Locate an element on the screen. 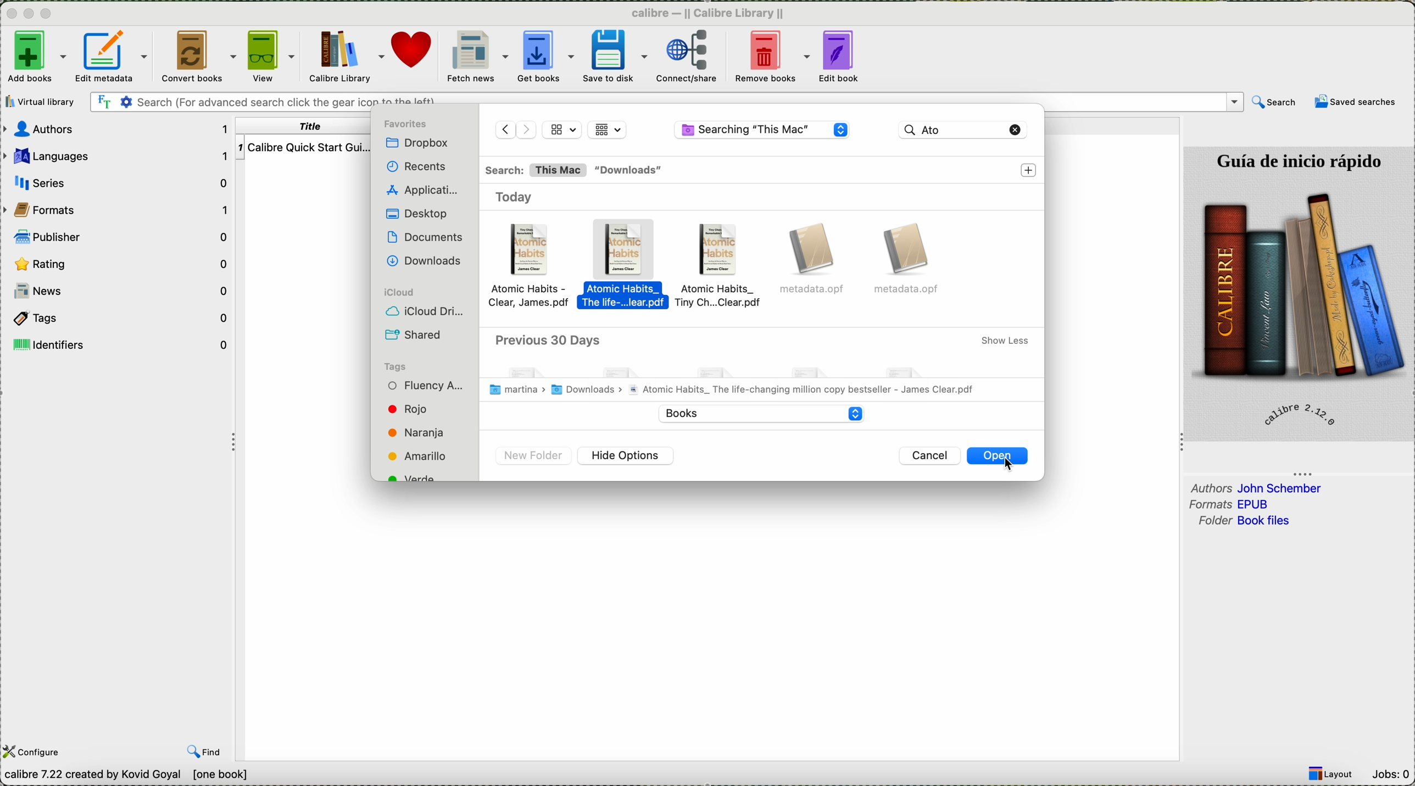 This screenshot has width=1415, height=786. minimize program is located at coordinates (31, 15).